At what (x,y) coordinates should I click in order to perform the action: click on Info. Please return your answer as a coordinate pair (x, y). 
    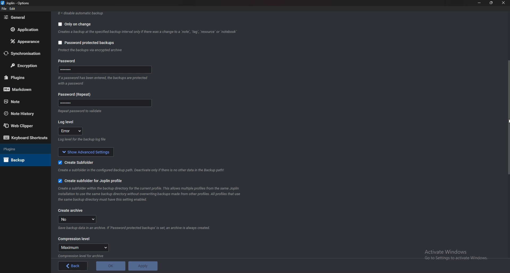
    Looking at the image, I should click on (81, 112).